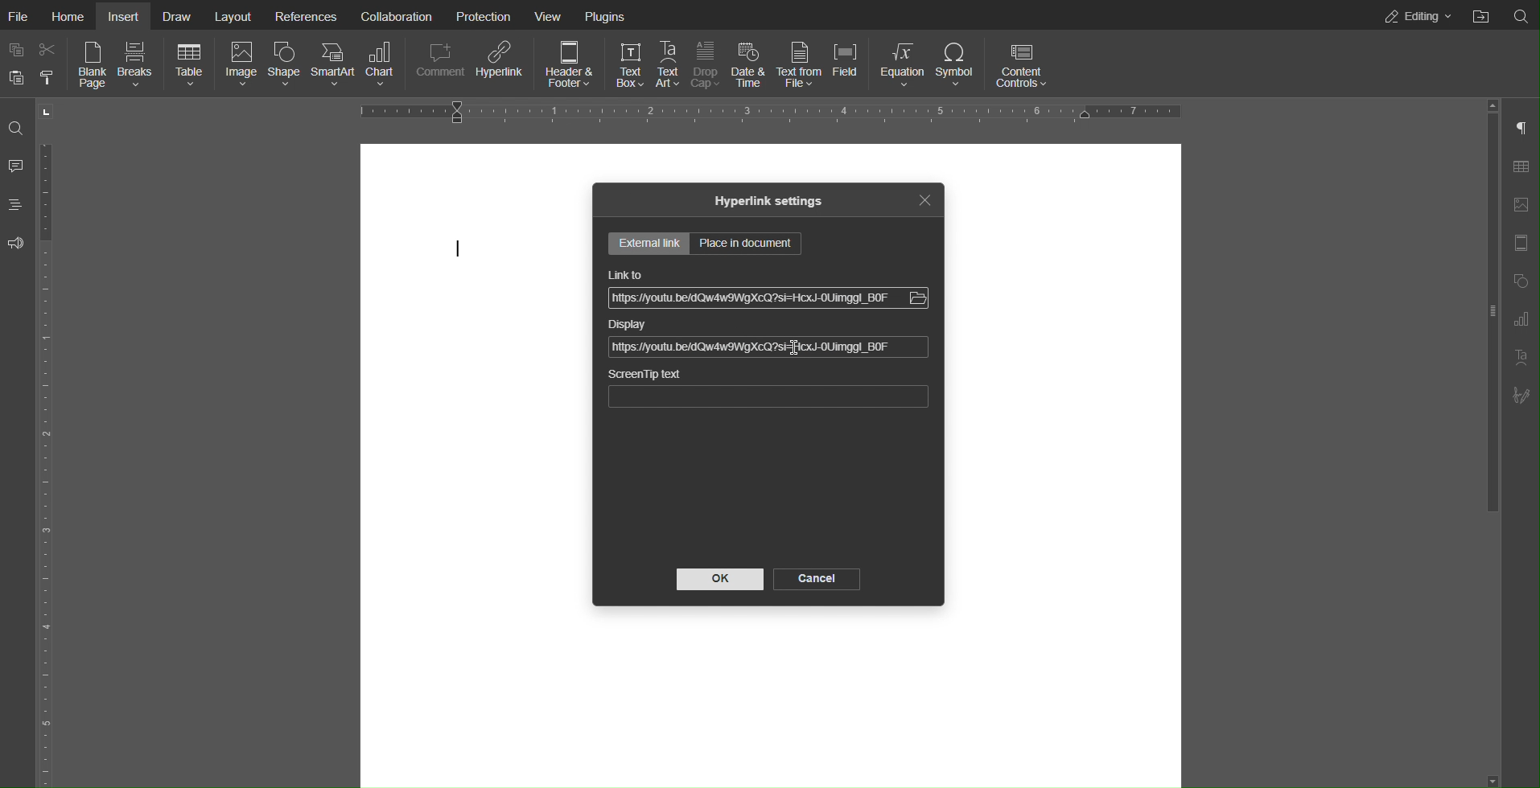 The height and width of the screenshot is (788, 1540). What do you see at coordinates (191, 65) in the screenshot?
I see `Table` at bounding box center [191, 65].